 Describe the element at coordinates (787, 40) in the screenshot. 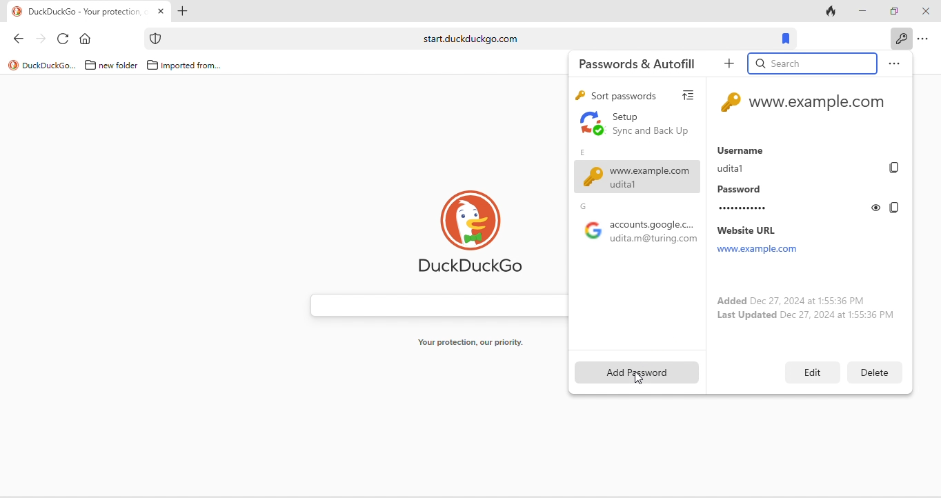

I see `bookmarks` at that location.